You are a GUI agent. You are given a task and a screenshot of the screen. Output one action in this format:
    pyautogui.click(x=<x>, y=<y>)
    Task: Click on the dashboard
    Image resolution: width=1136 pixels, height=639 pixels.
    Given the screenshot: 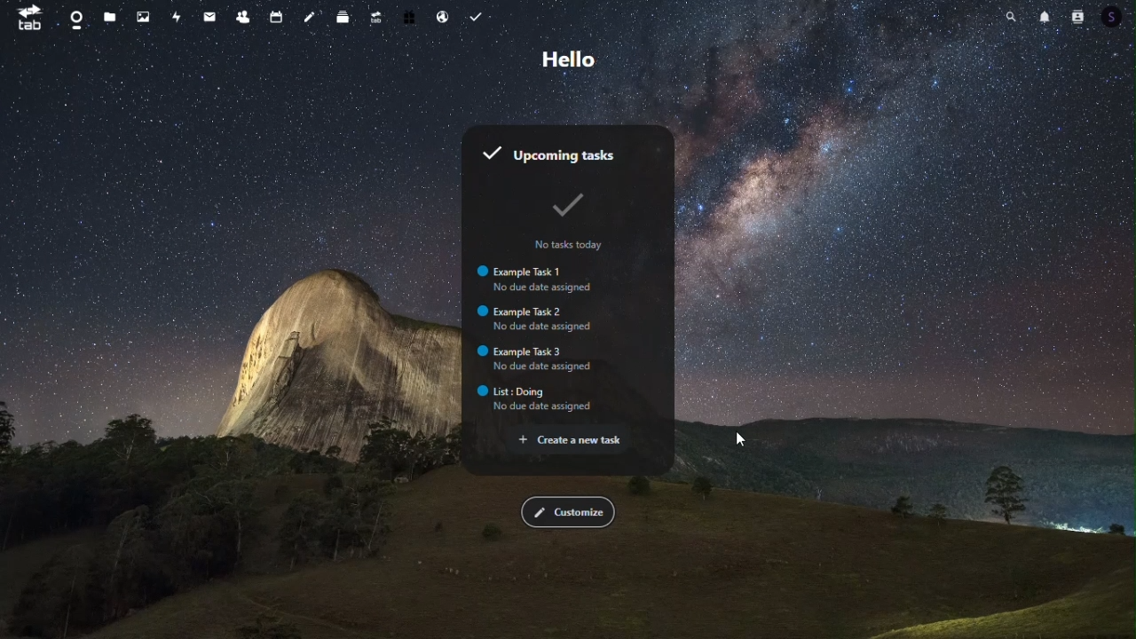 What is the action you would take?
    pyautogui.click(x=74, y=23)
    